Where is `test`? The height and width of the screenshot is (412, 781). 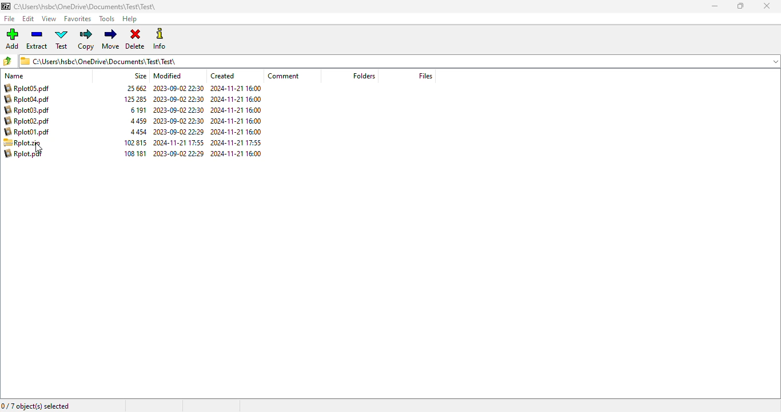 test is located at coordinates (62, 39).